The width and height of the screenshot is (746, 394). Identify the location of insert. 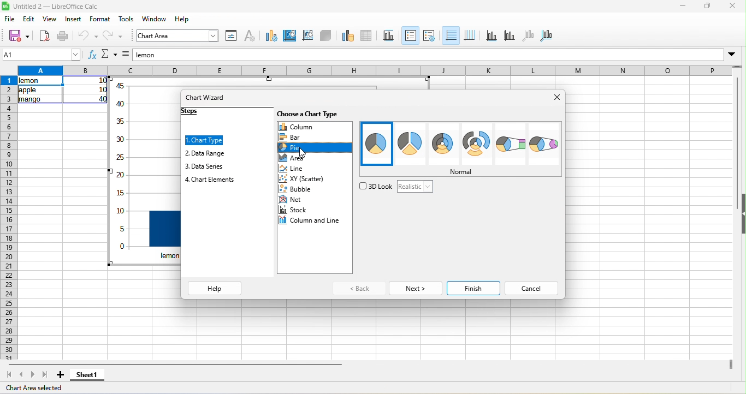
(75, 20).